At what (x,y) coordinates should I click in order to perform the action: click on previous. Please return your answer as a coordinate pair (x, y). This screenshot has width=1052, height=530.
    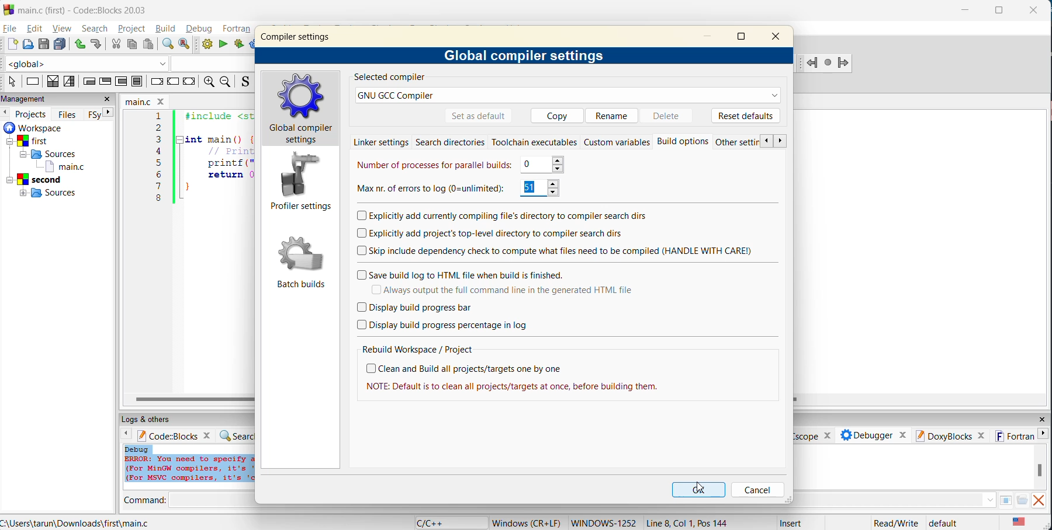
    Looking at the image, I should click on (762, 141).